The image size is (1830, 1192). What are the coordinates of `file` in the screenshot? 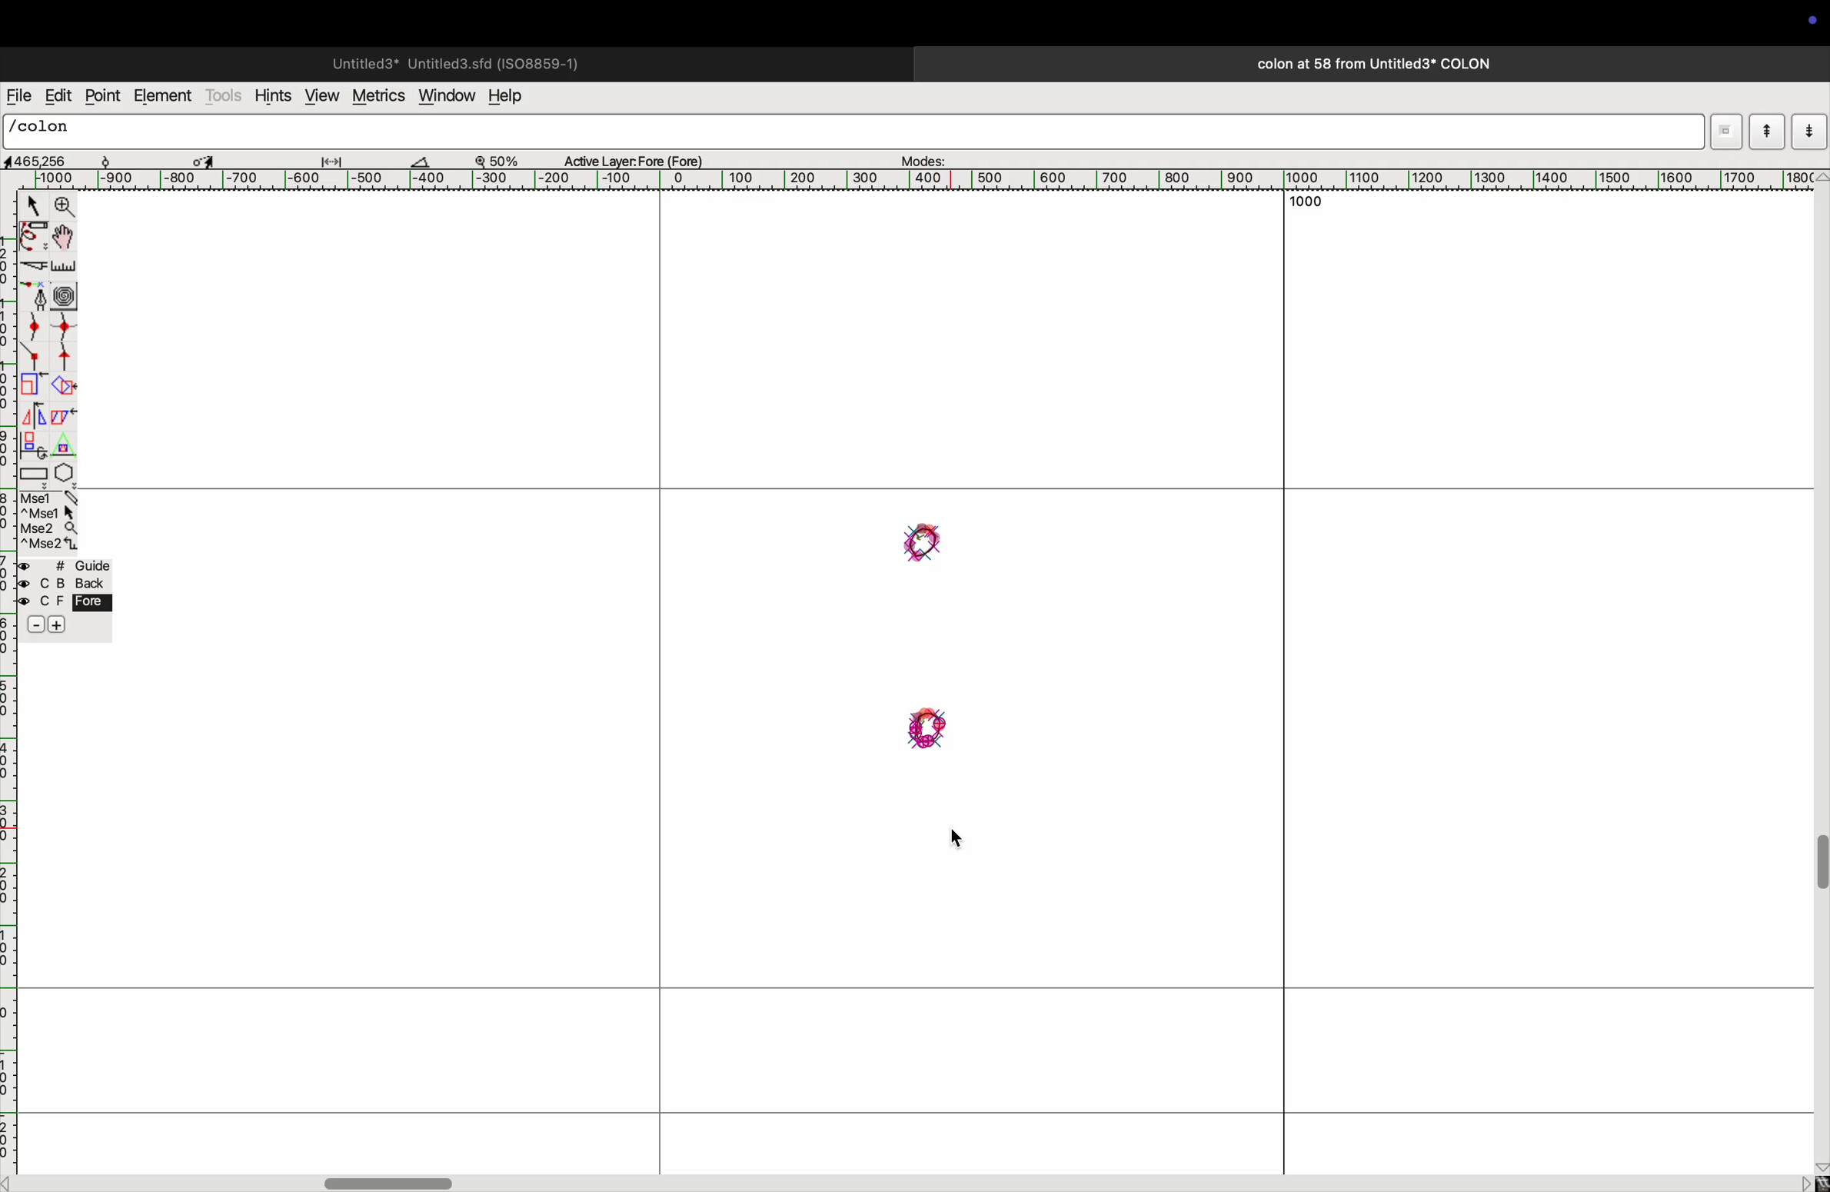 It's located at (18, 96).